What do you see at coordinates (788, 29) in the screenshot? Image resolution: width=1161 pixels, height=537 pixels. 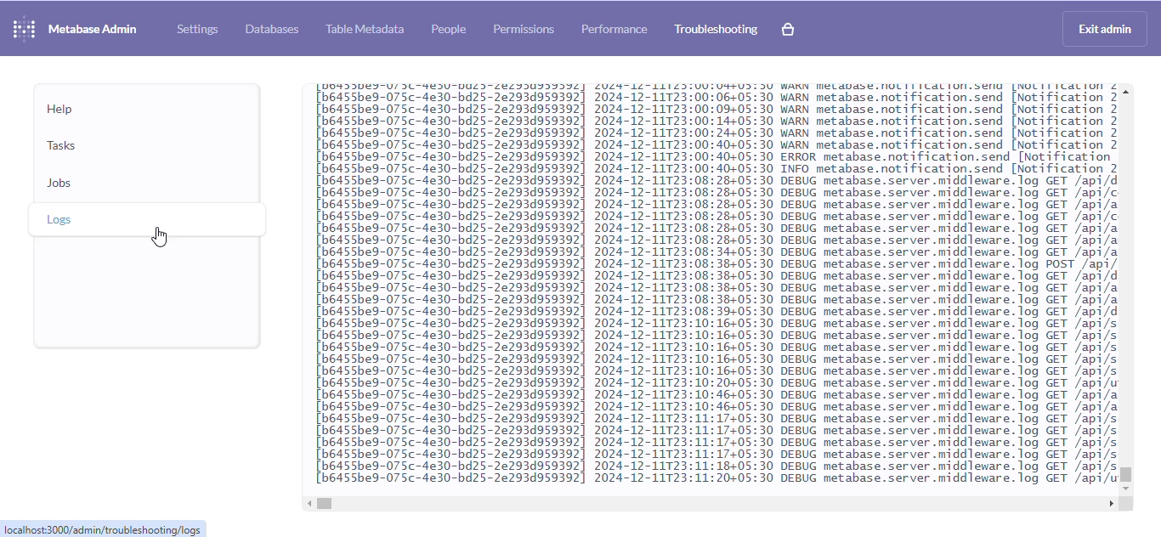 I see `explore paid features` at bounding box center [788, 29].